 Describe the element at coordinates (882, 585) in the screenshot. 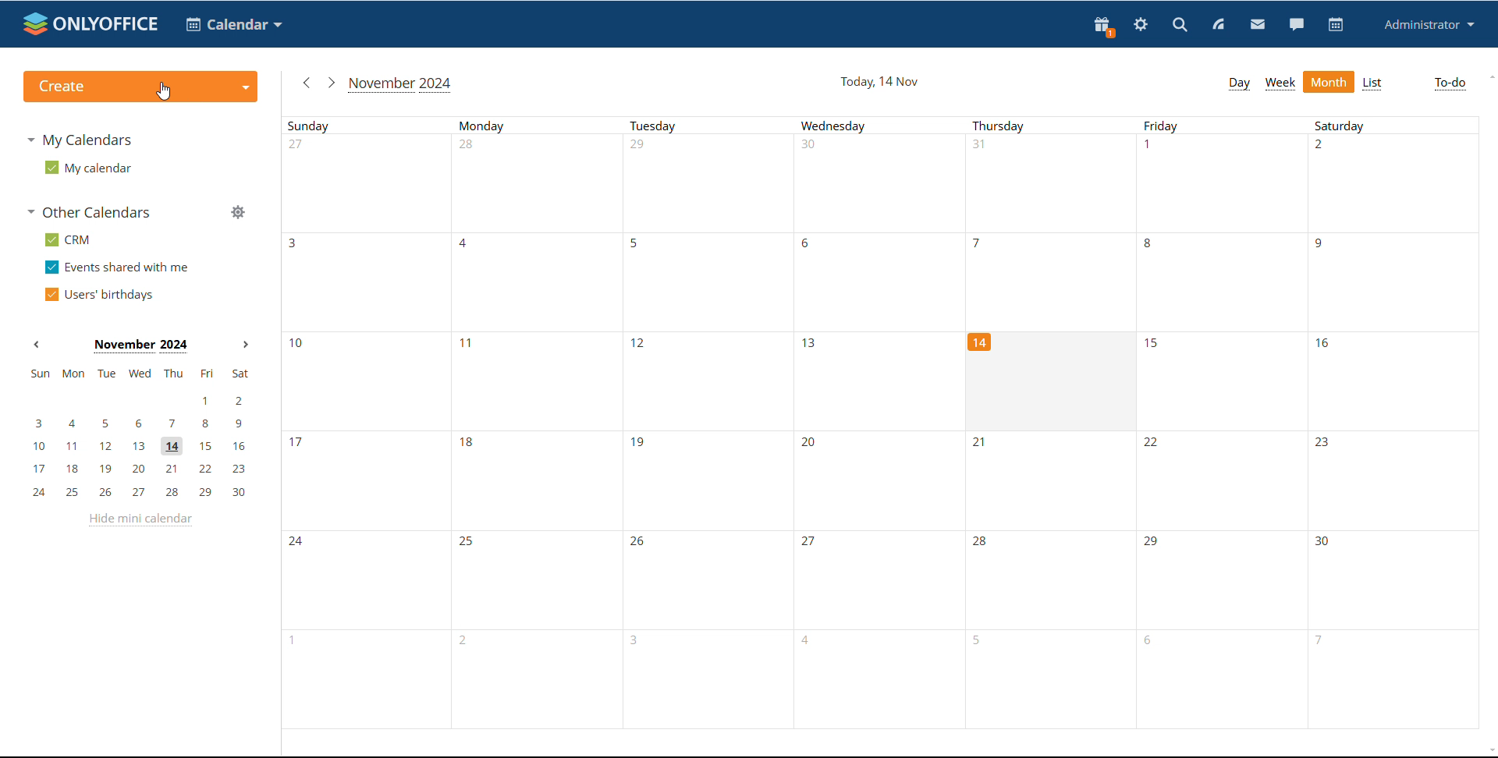

I see `Different dates of the month` at that location.